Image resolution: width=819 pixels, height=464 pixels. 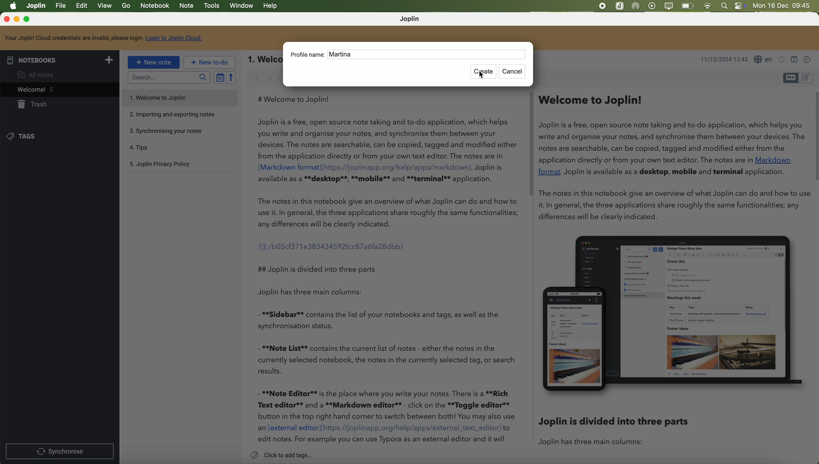 I want to click on Profile name:, so click(x=307, y=54).